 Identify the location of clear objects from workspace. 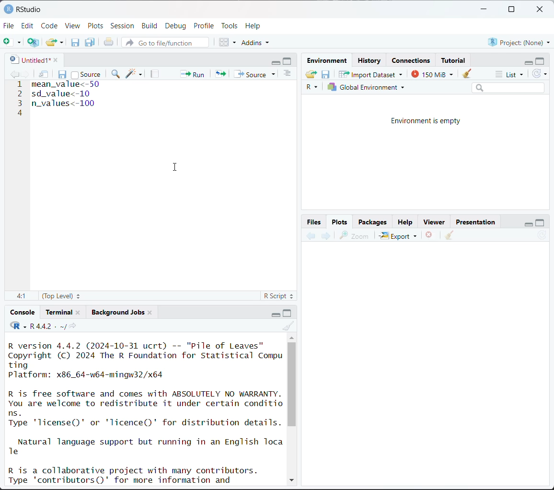
(464, 72).